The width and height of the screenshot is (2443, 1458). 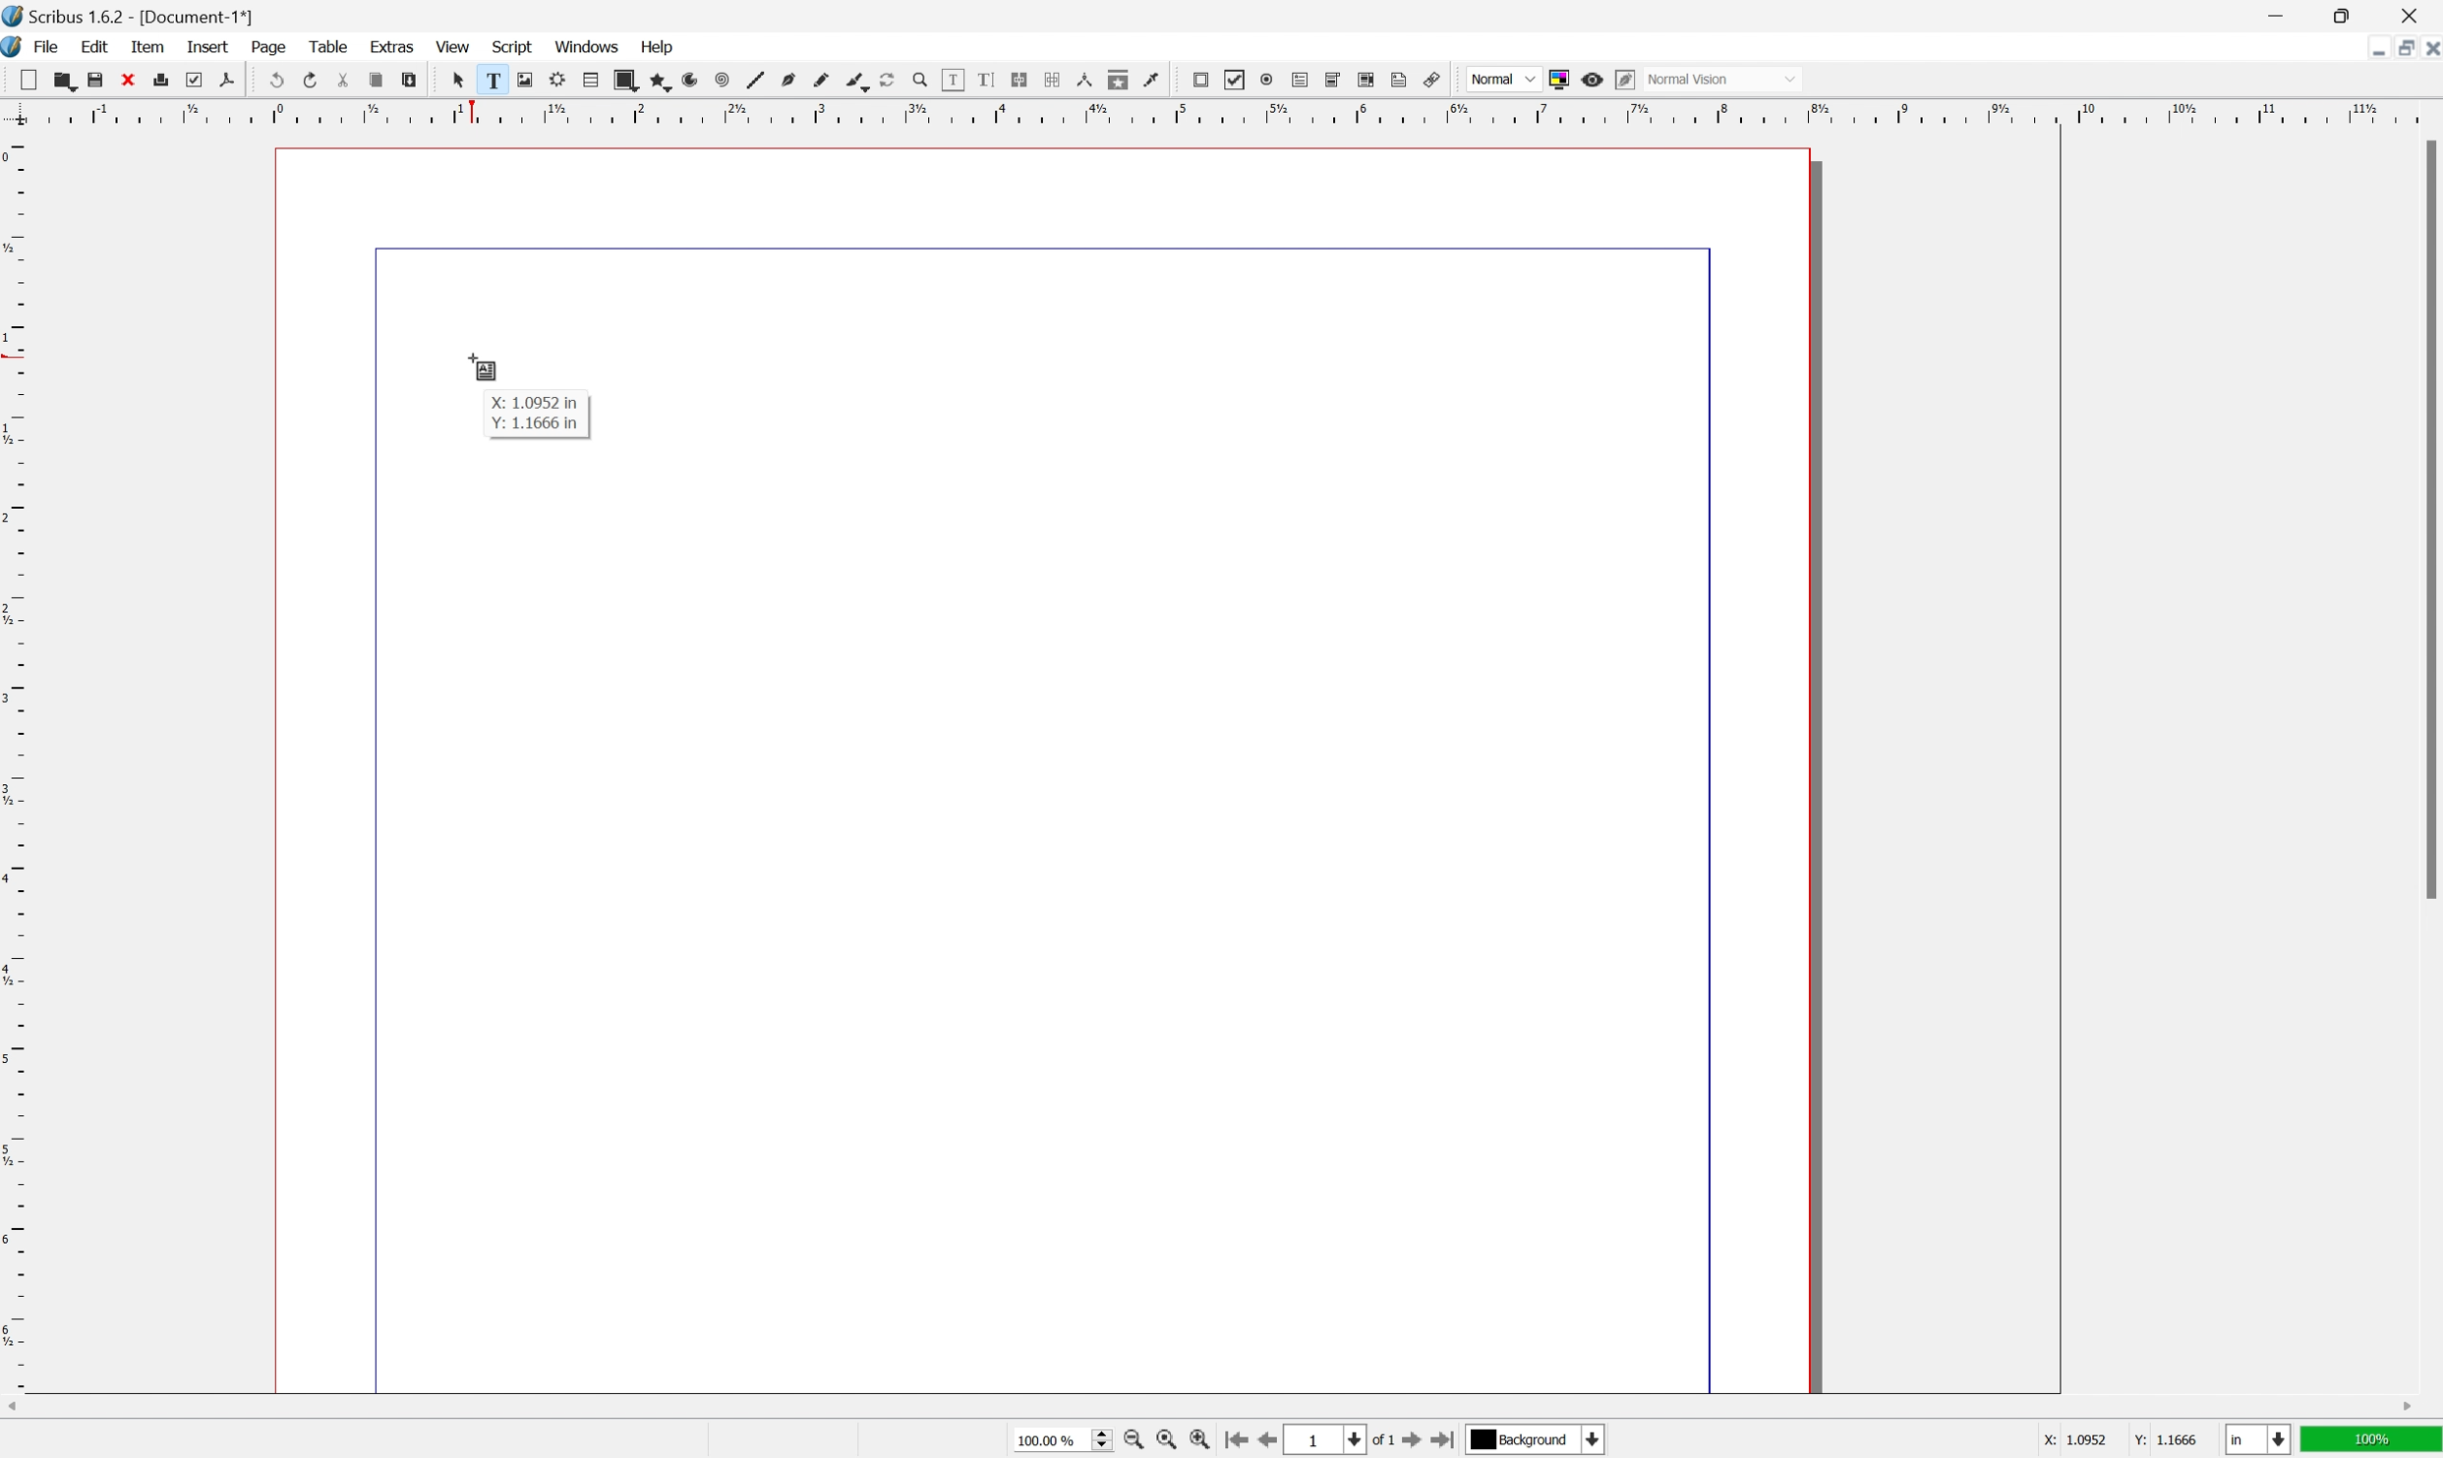 What do you see at coordinates (2349, 15) in the screenshot?
I see `restore down` at bounding box center [2349, 15].